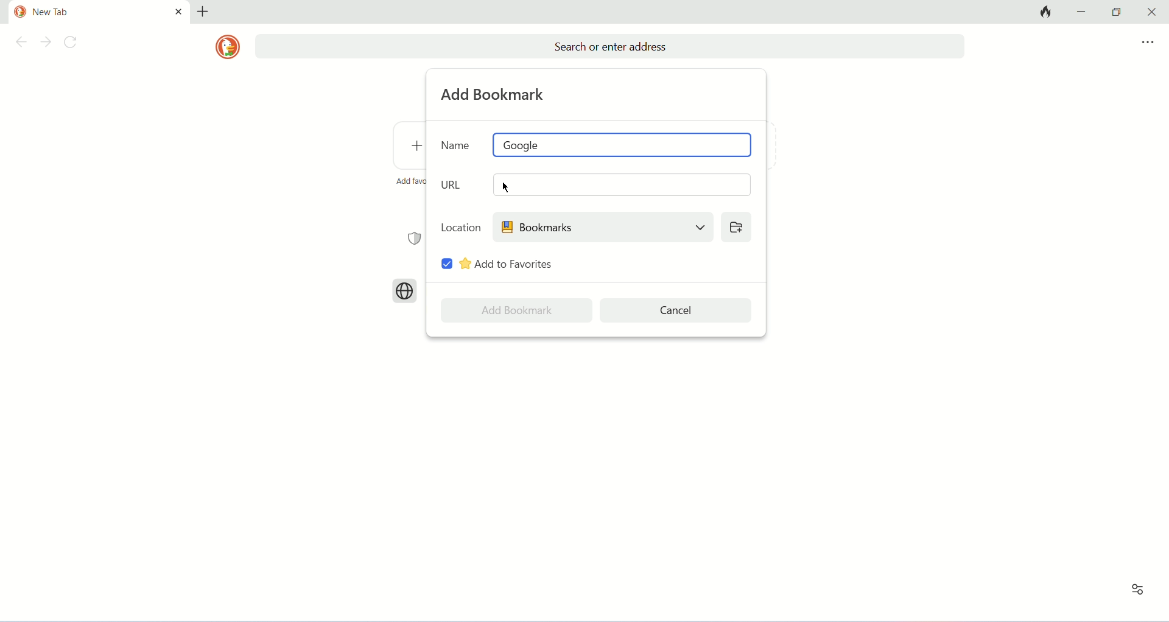 This screenshot has width=1169, height=622. What do you see at coordinates (227, 47) in the screenshot?
I see `logo` at bounding box center [227, 47].